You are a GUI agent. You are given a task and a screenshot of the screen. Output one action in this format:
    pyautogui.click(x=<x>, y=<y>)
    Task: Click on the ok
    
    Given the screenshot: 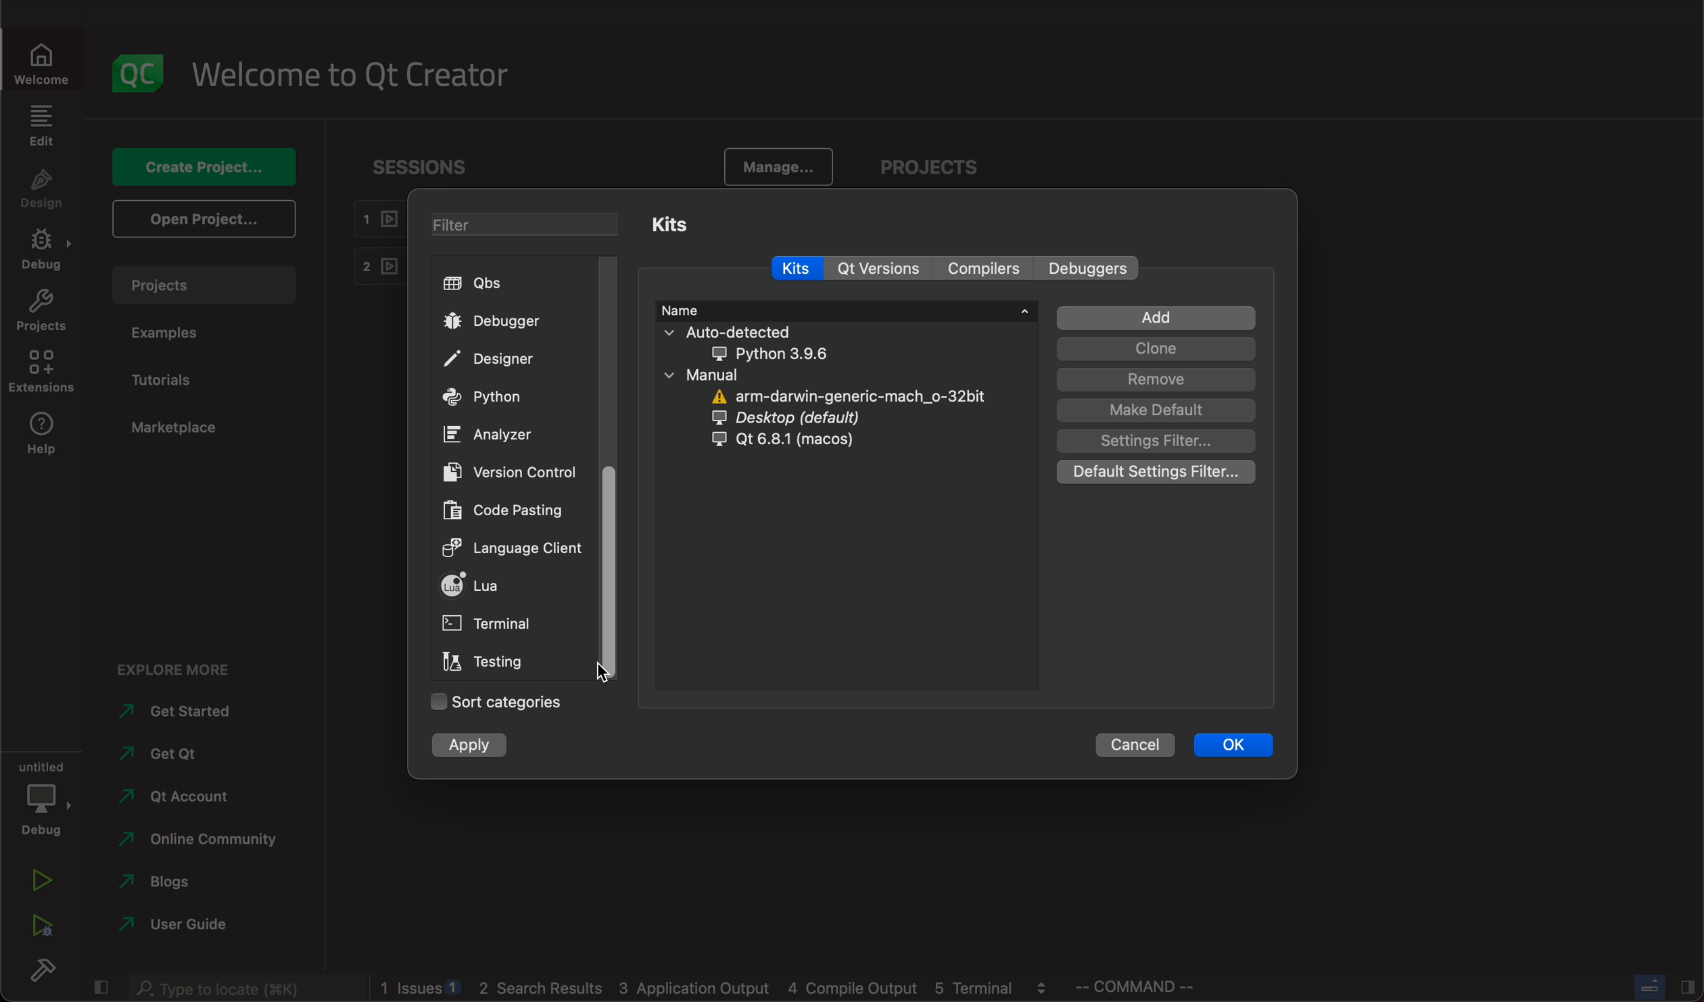 What is the action you would take?
    pyautogui.click(x=1239, y=743)
    